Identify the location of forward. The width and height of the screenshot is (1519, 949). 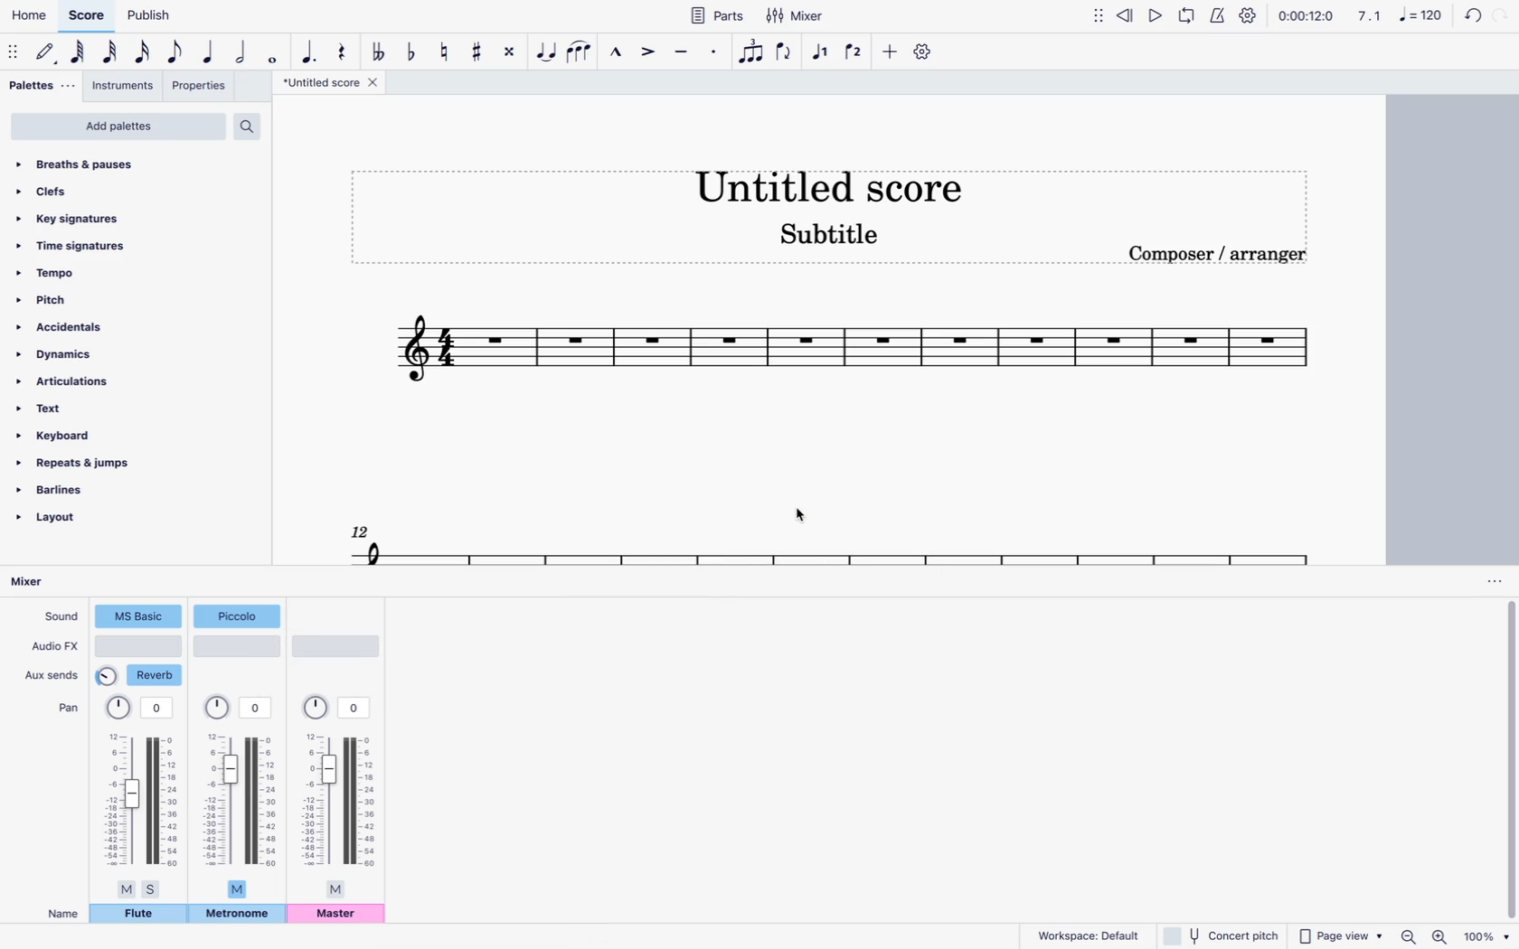
(1505, 14).